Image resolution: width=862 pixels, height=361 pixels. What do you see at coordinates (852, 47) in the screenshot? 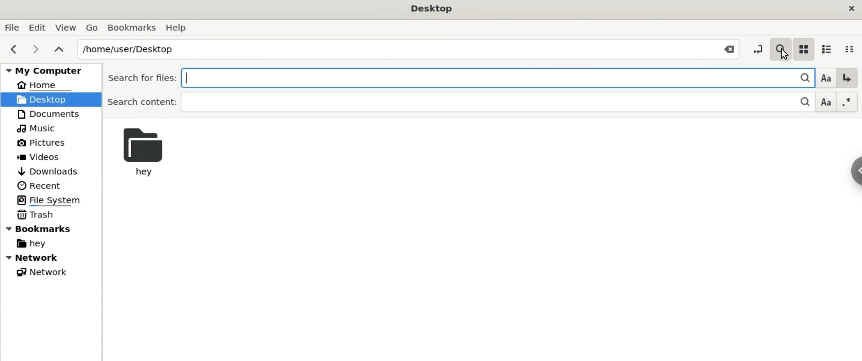
I see `compact view` at bounding box center [852, 47].